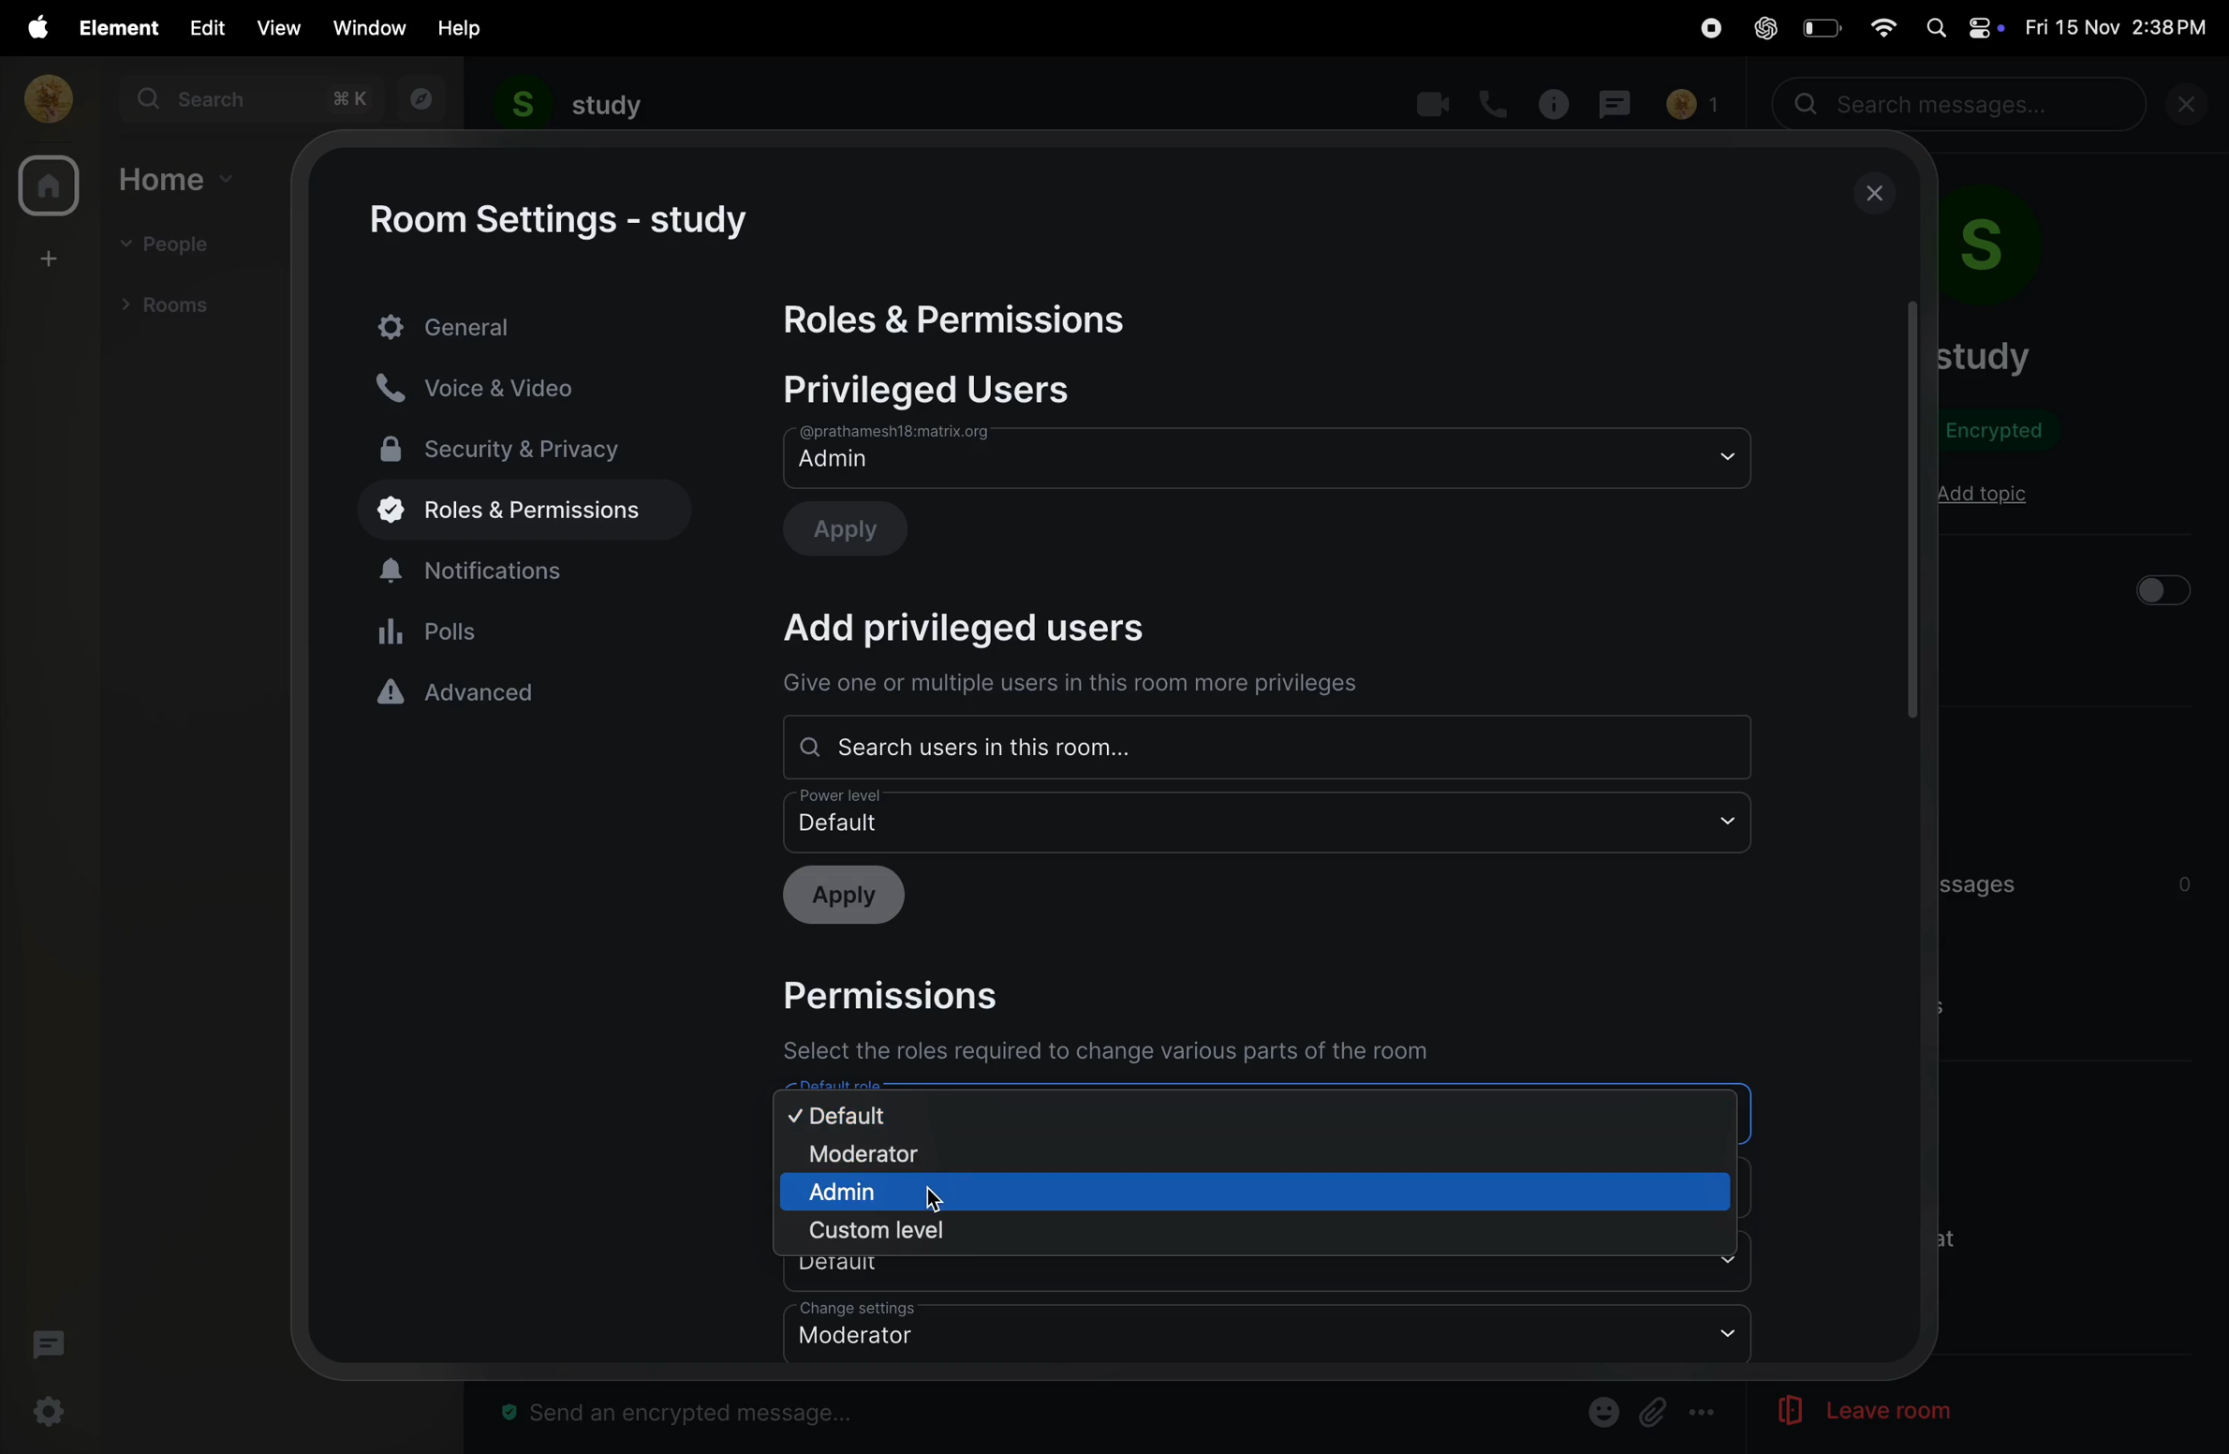 The height and width of the screenshot is (1454, 2229). I want to click on call, so click(1496, 102).